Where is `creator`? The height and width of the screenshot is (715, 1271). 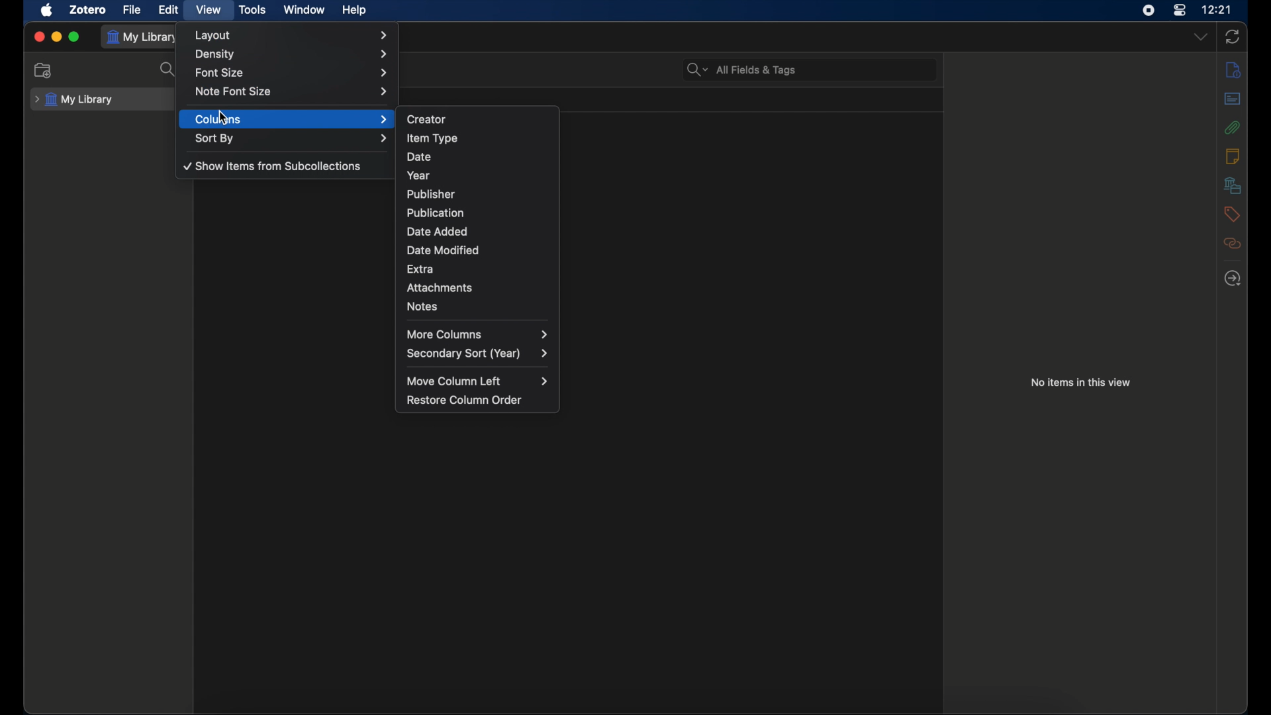 creator is located at coordinates (426, 120).